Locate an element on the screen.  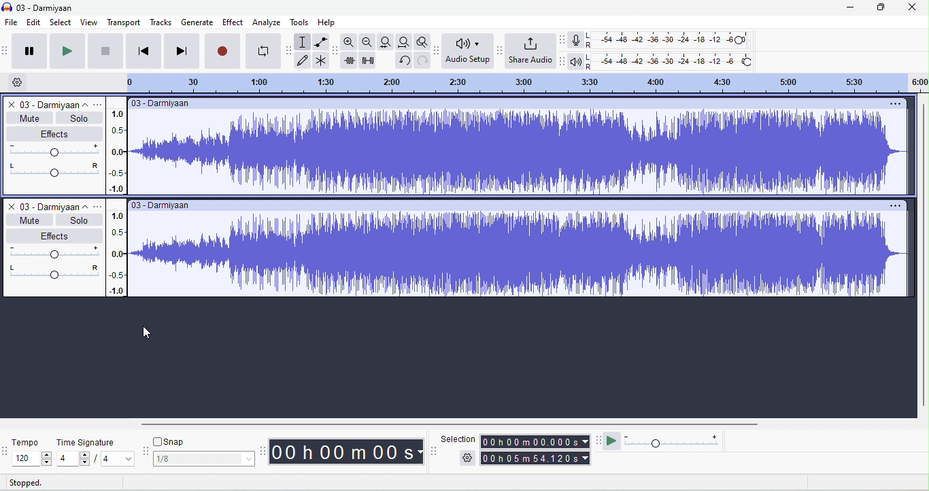
solo is located at coordinates (78, 220).